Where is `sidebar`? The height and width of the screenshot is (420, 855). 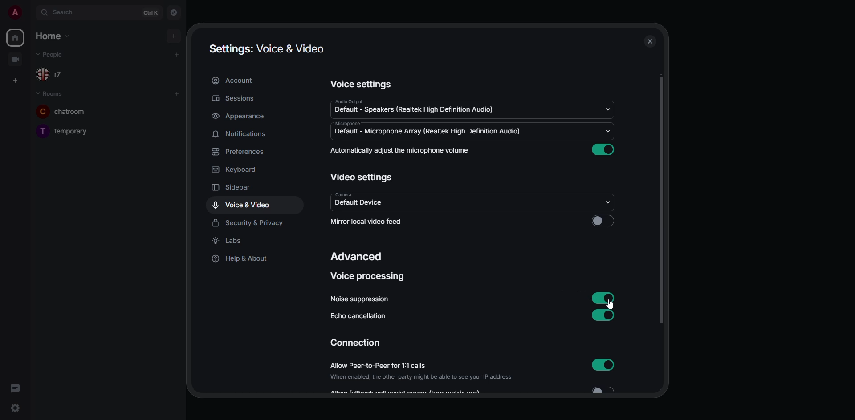 sidebar is located at coordinates (236, 186).